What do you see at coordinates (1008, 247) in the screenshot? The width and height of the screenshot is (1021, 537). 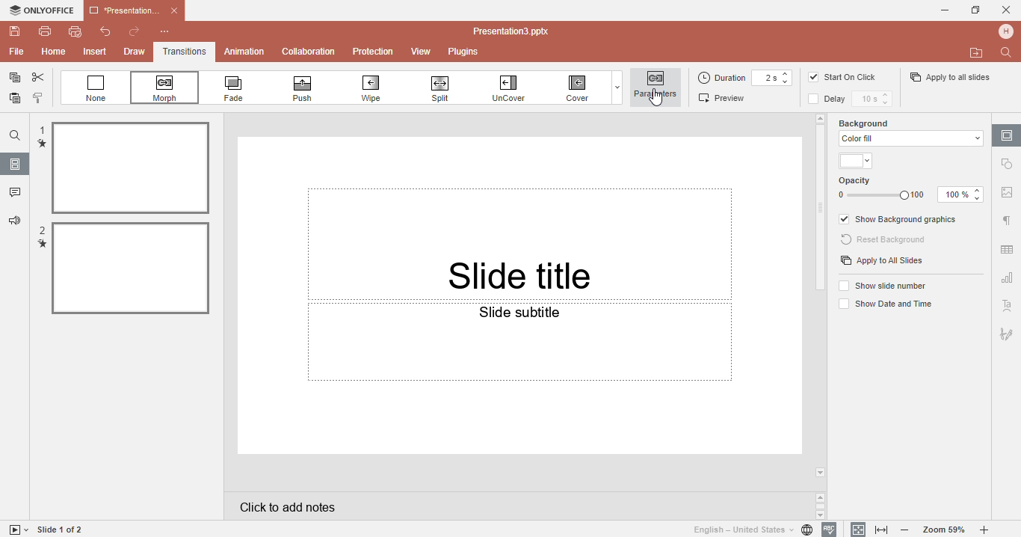 I see `Table setting` at bounding box center [1008, 247].